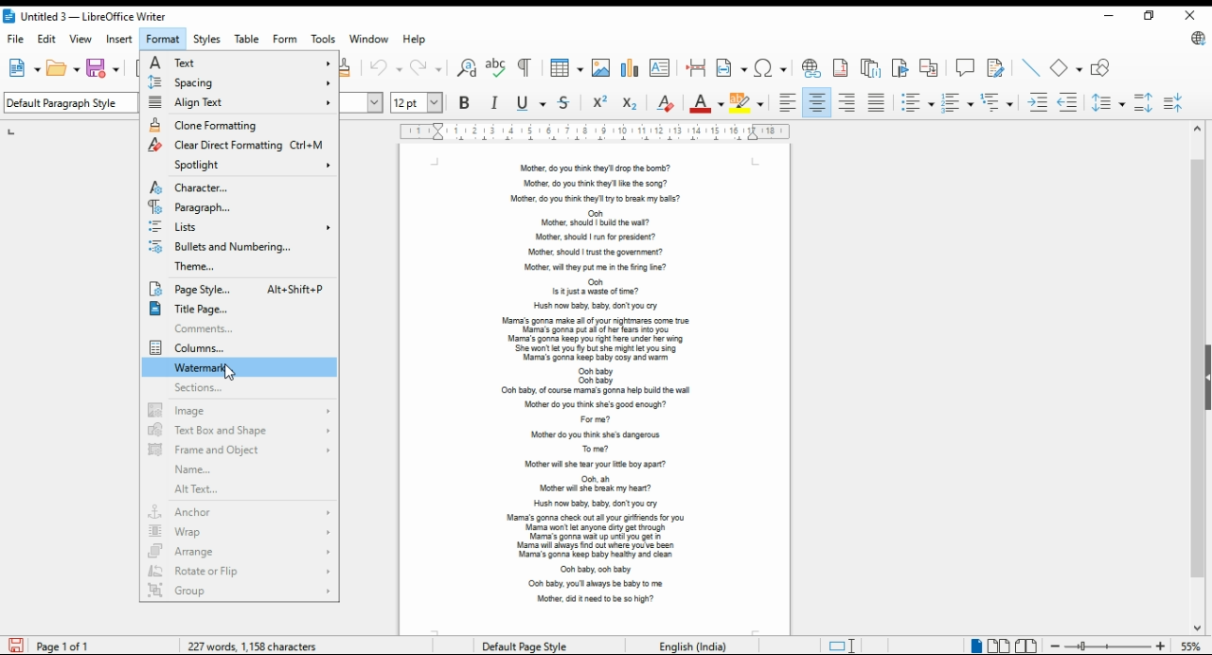  I want to click on insert special characters, so click(770, 68).